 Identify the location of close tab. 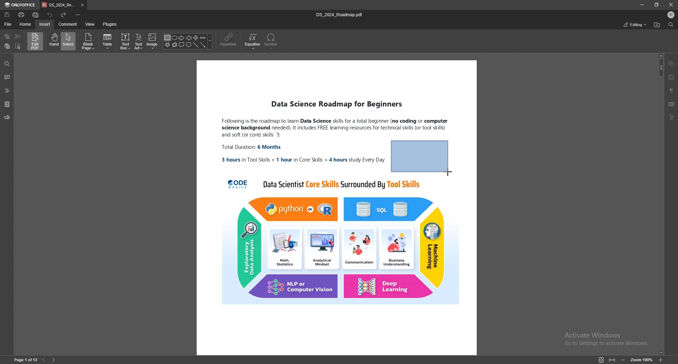
(83, 5).